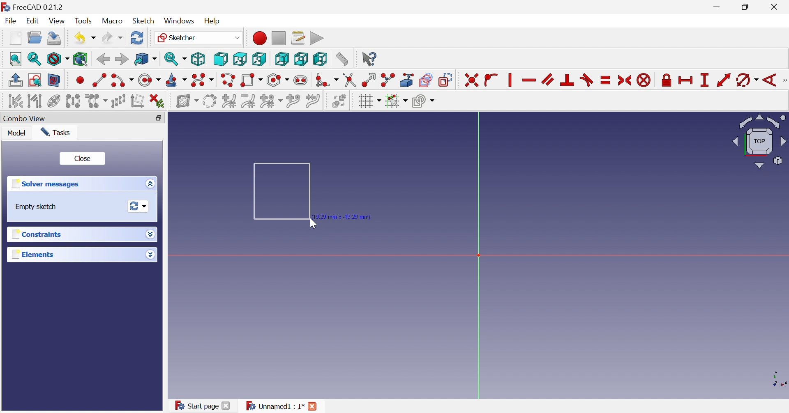 This screenshot has height=413, width=789. What do you see at coordinates (33, 59) in the screenshot?
I see `Fit selection` at bounding box center [33, 59].